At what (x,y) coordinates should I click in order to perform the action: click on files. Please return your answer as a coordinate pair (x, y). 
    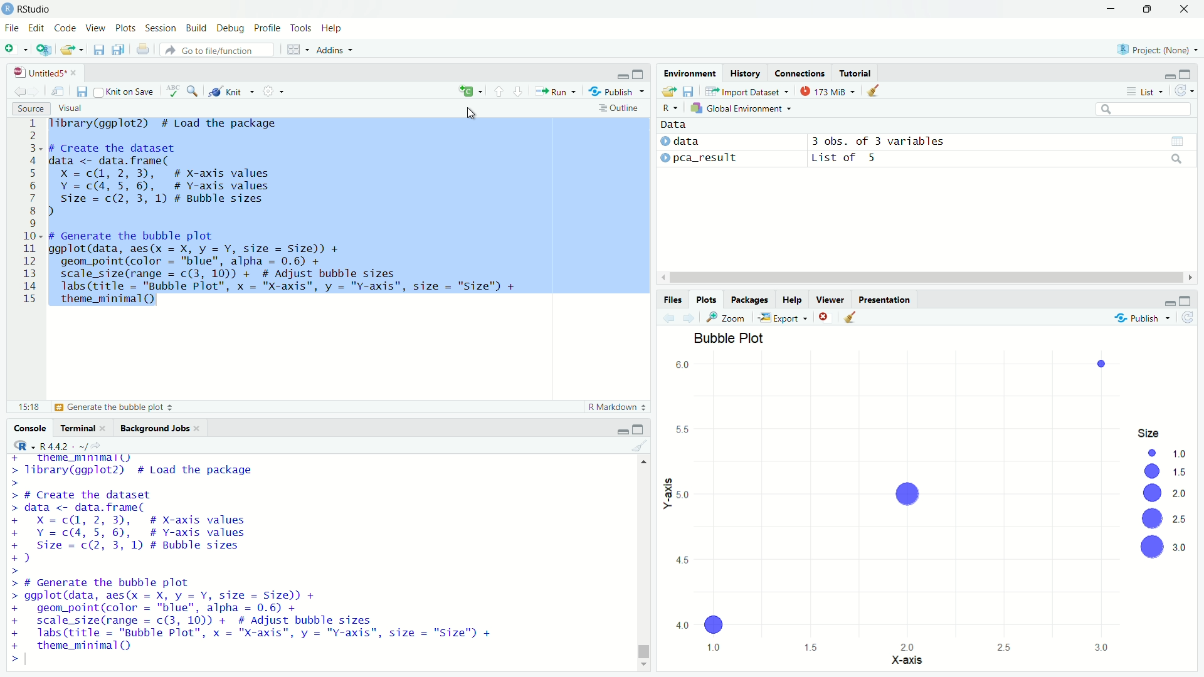
    Looking at the image, I should click on (674, 300).